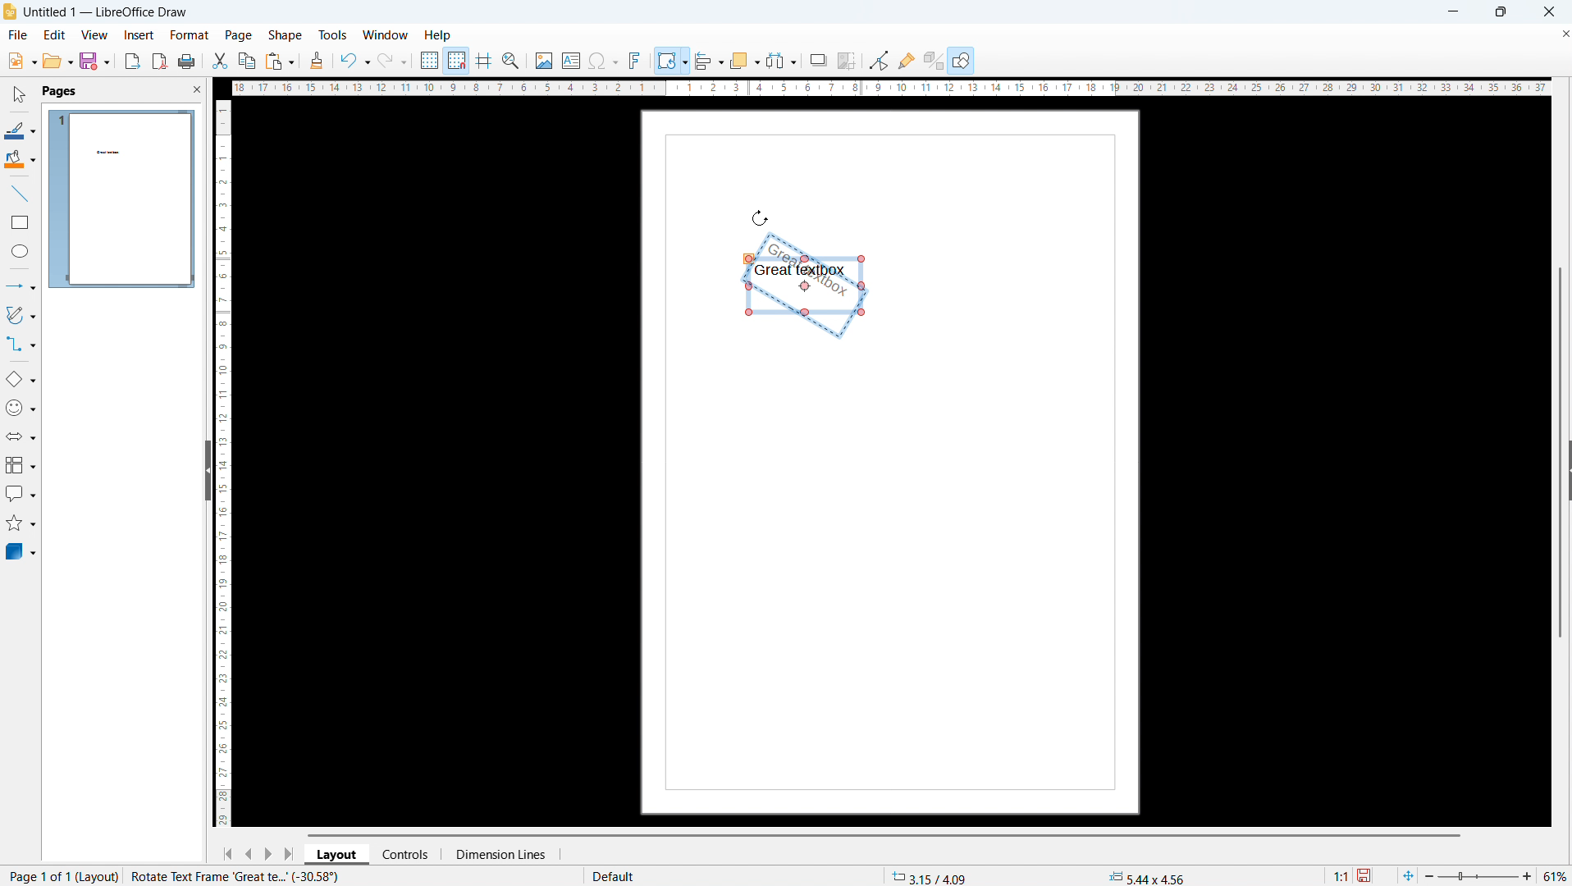  I want to click on next page, so click(269, 853).